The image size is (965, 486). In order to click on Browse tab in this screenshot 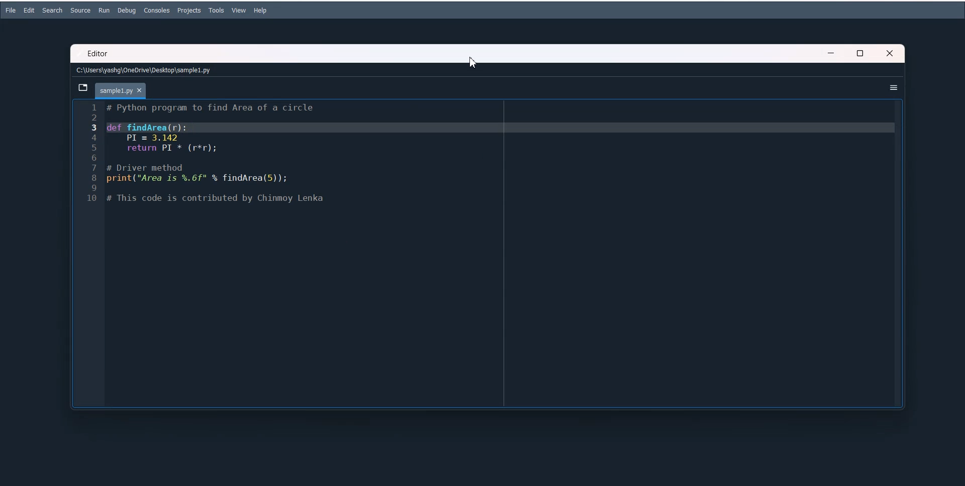, I will do `click(82, 87)`.